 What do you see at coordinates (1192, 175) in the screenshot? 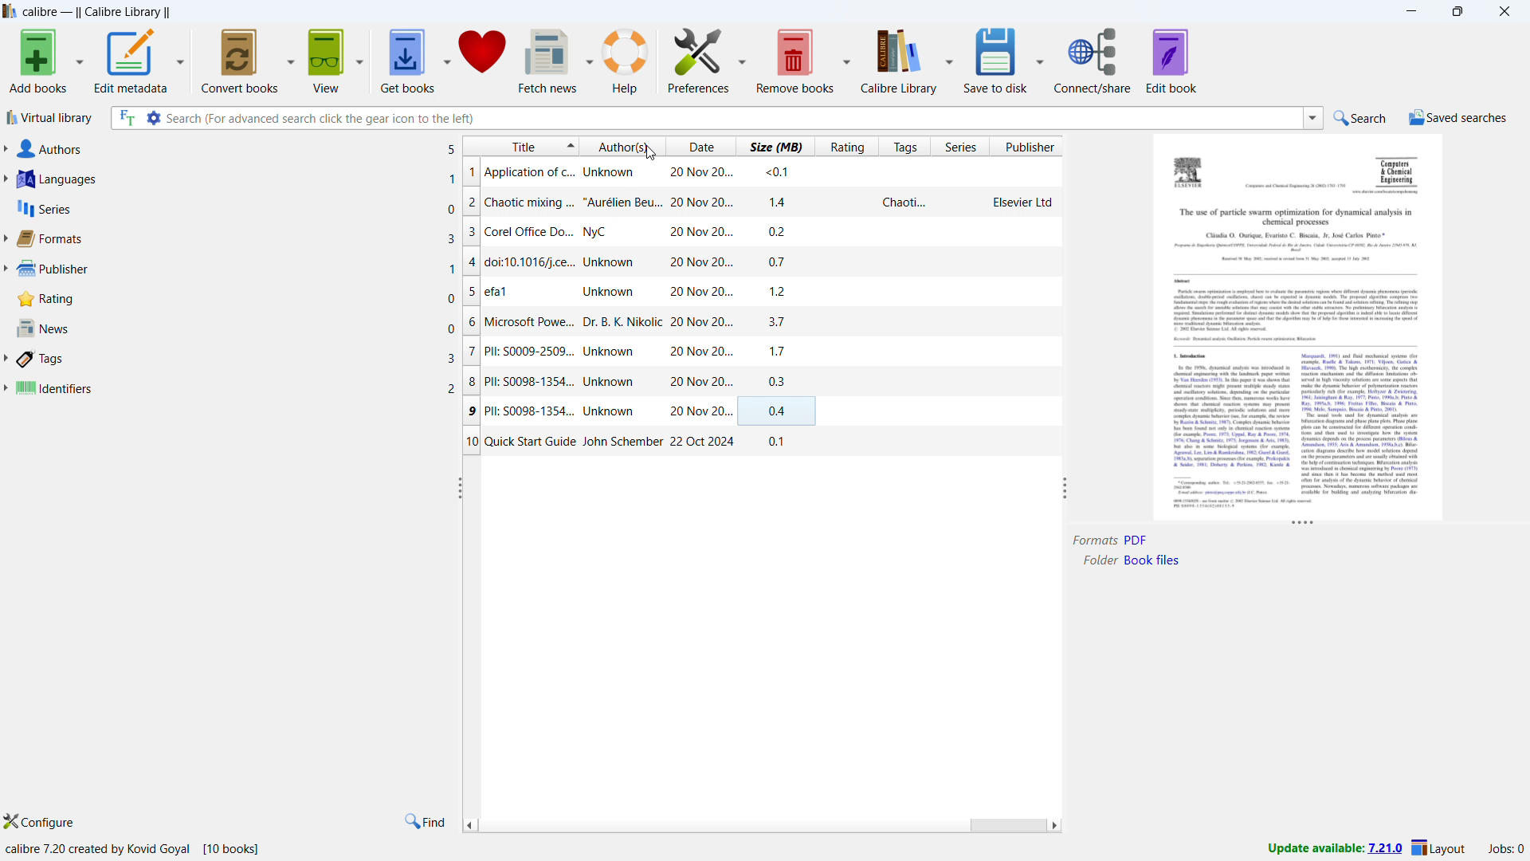
I see `` at bounding box center [1192, 175].